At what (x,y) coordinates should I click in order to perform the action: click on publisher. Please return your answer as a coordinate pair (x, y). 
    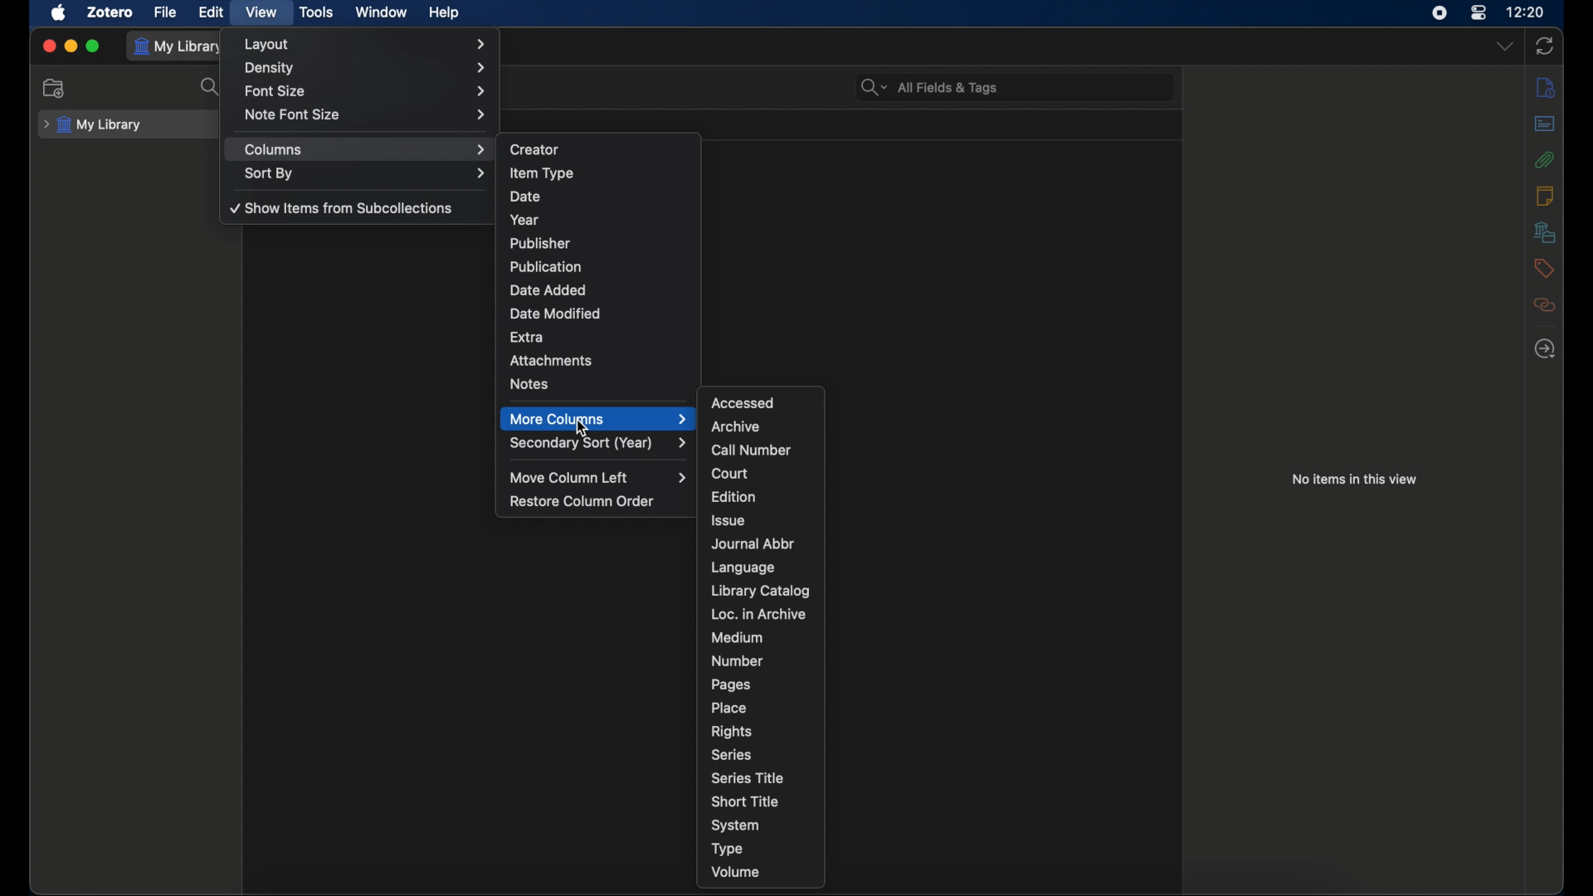
    Looking at the image, I should click on (538, 243).